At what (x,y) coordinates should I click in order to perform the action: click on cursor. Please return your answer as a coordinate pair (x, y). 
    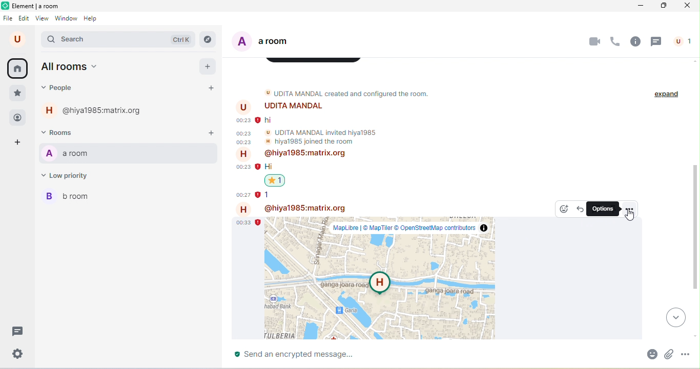
    Looking at the image, I should click on (630, 216).